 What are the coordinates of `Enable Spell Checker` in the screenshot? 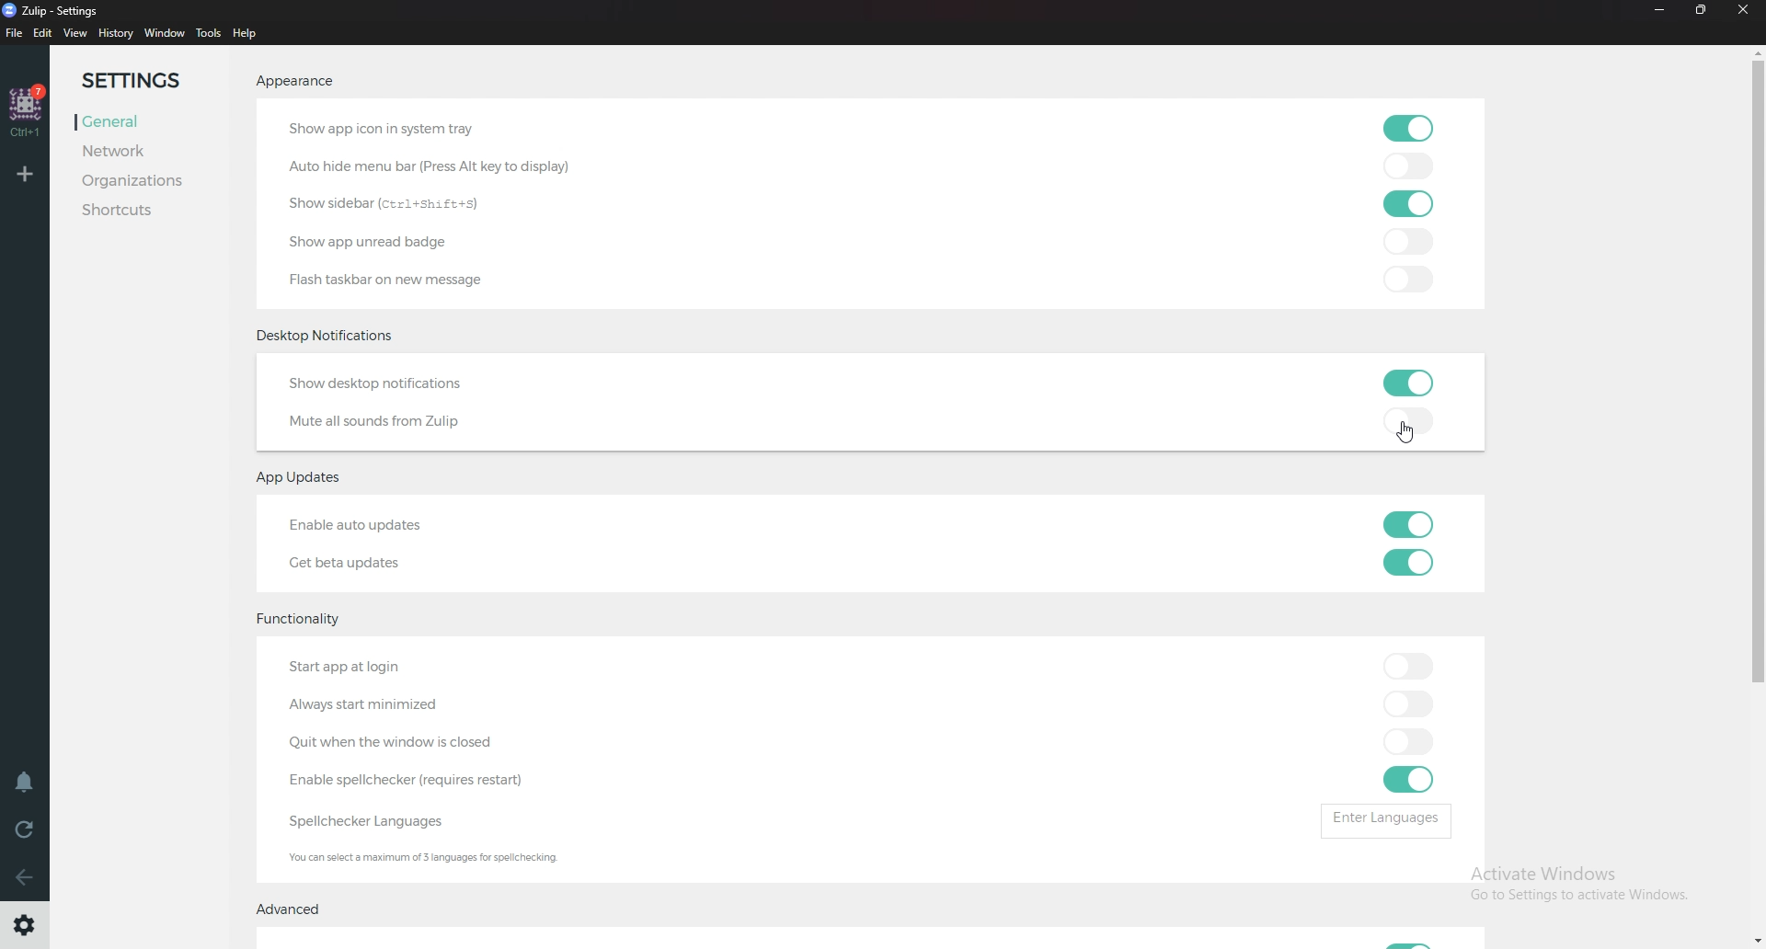 It's located at (438, 777).